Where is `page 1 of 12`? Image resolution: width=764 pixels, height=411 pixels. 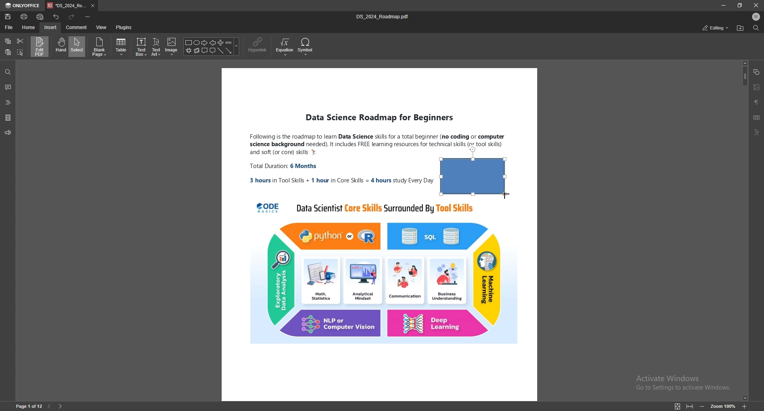 page 1 of 12 is located at coordinates (26, 406).